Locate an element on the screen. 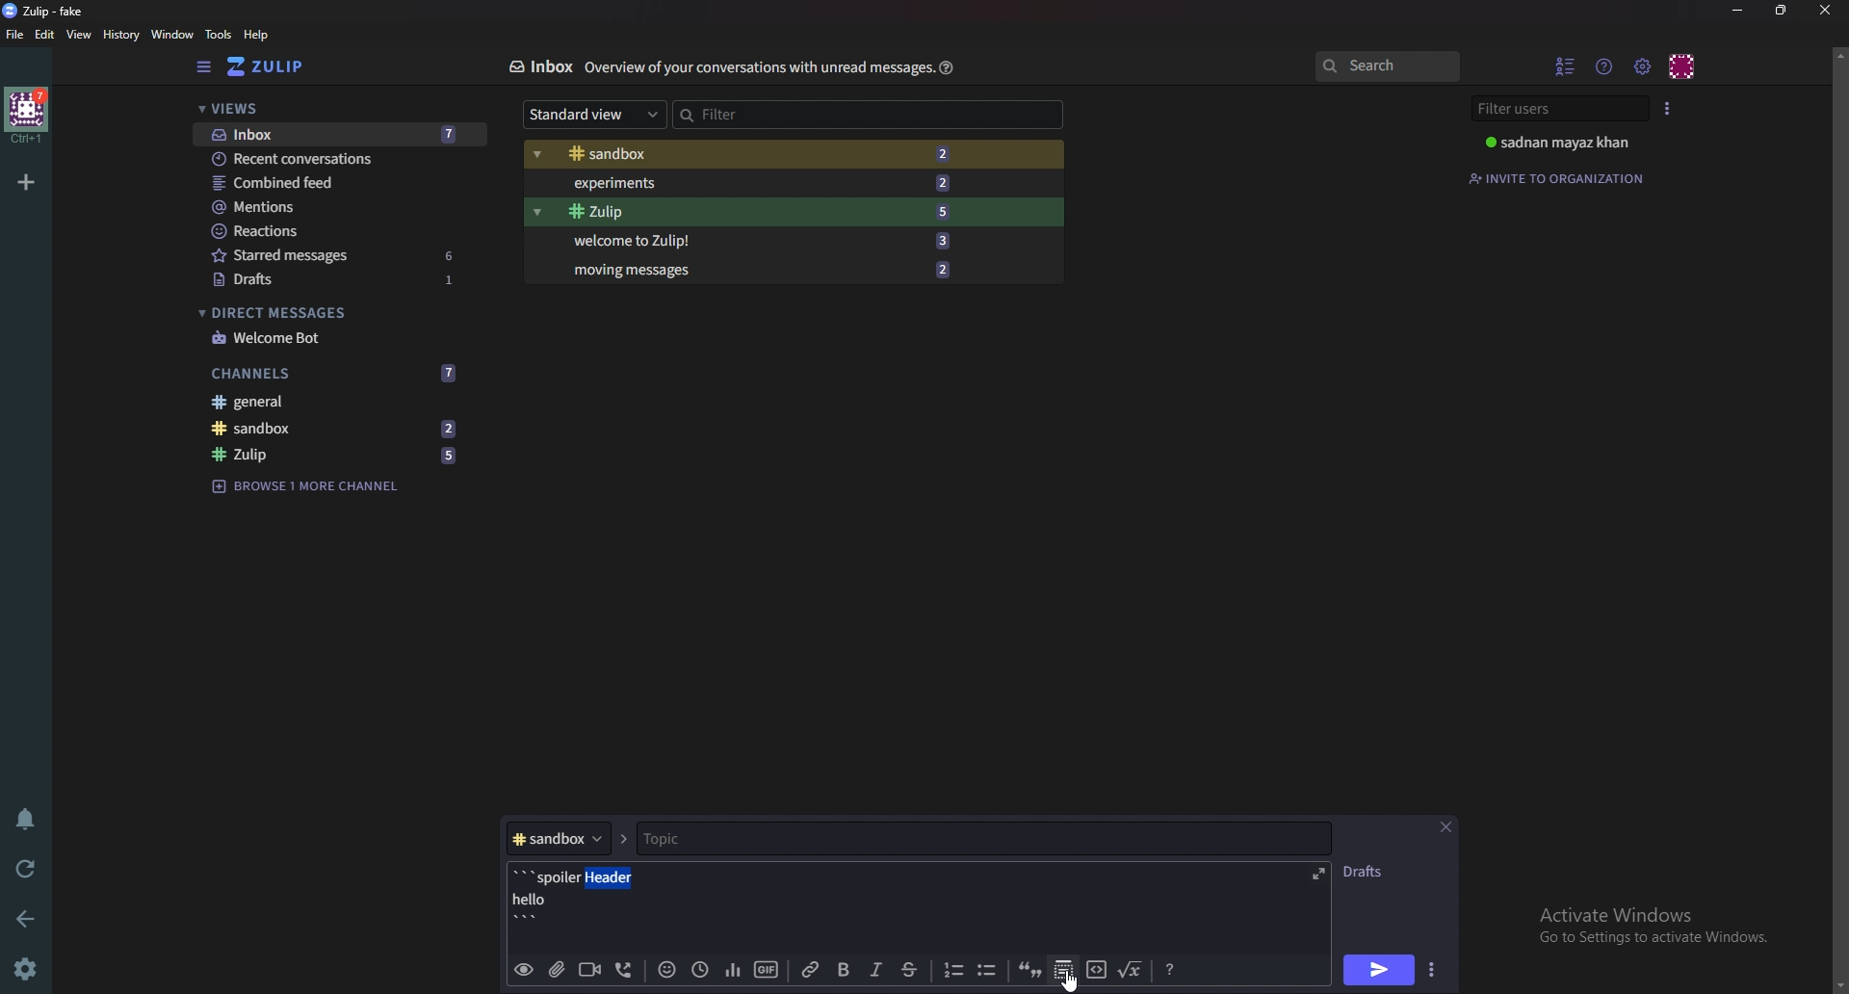  #General is located at coordinates (340, 405).